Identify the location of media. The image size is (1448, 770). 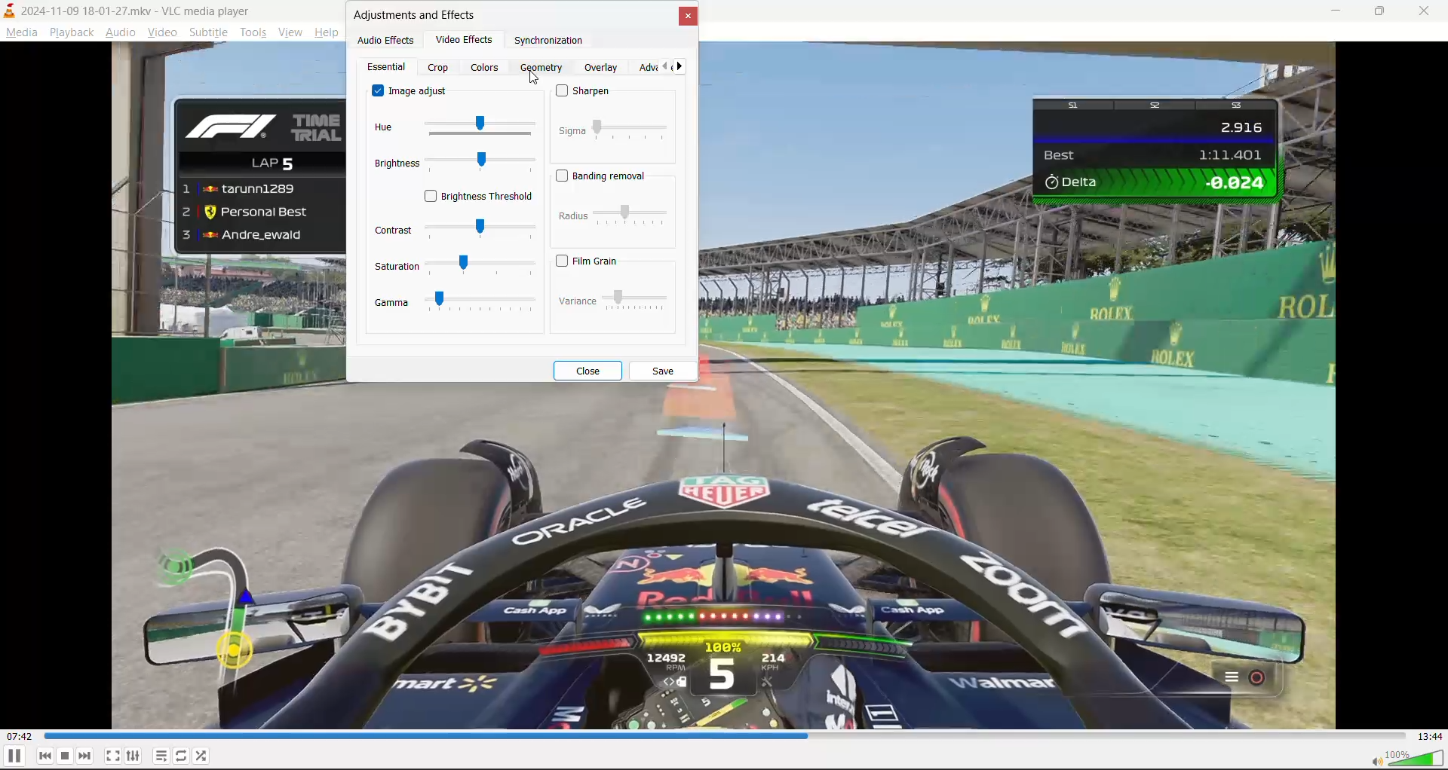
(20, 32).